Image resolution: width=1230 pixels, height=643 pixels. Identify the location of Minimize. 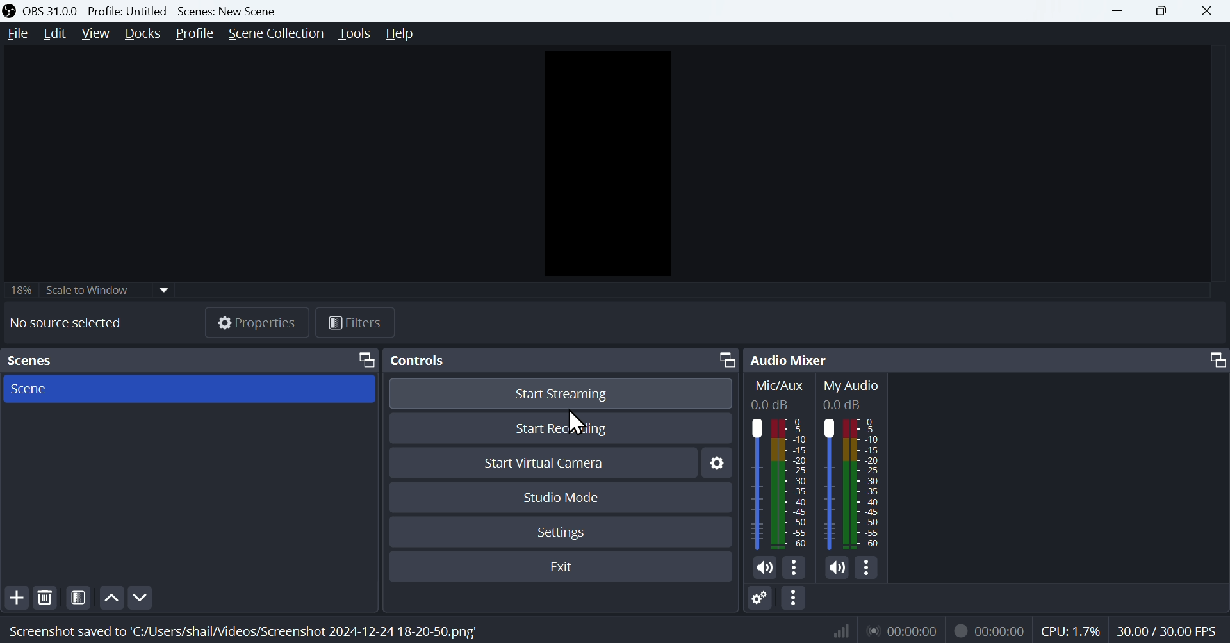
(1117, 10).